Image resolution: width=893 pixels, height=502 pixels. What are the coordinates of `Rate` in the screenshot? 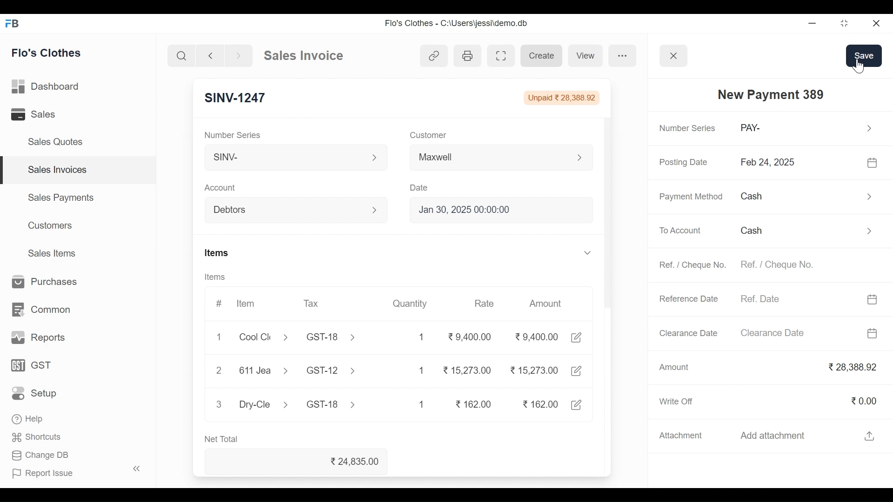 It's located at (484, 303).